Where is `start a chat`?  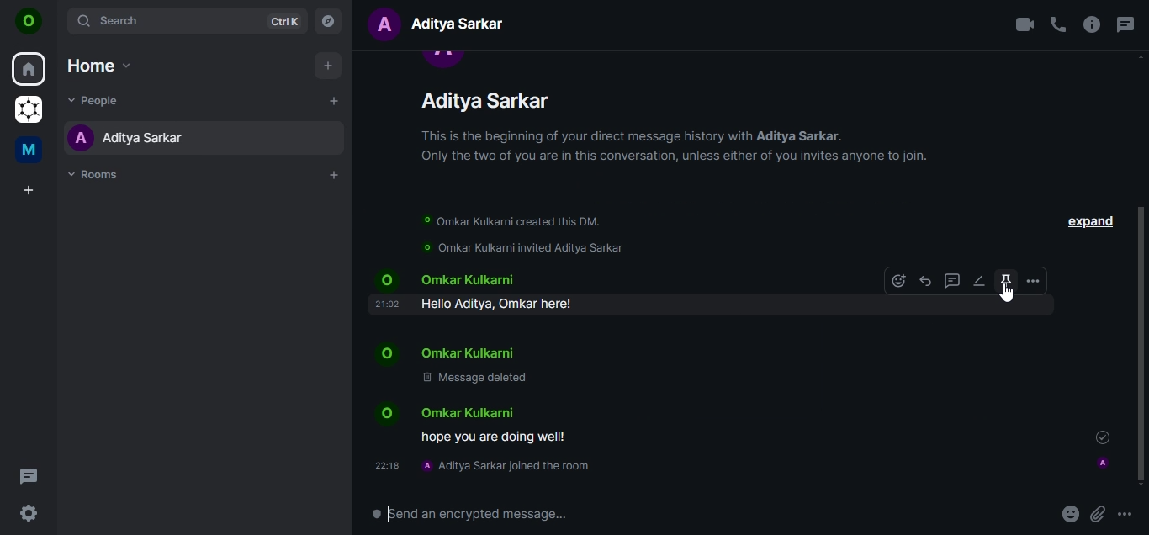
start a chat is located at coordinates (335, 102).